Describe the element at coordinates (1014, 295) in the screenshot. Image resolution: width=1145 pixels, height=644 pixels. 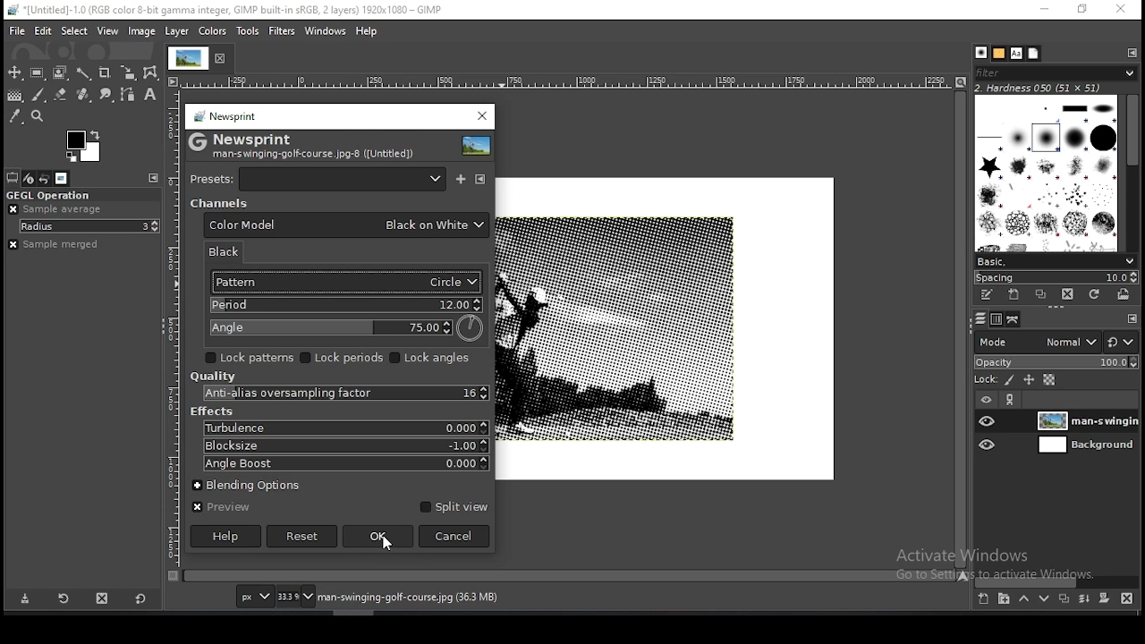
I see `create a new brush` at that location.